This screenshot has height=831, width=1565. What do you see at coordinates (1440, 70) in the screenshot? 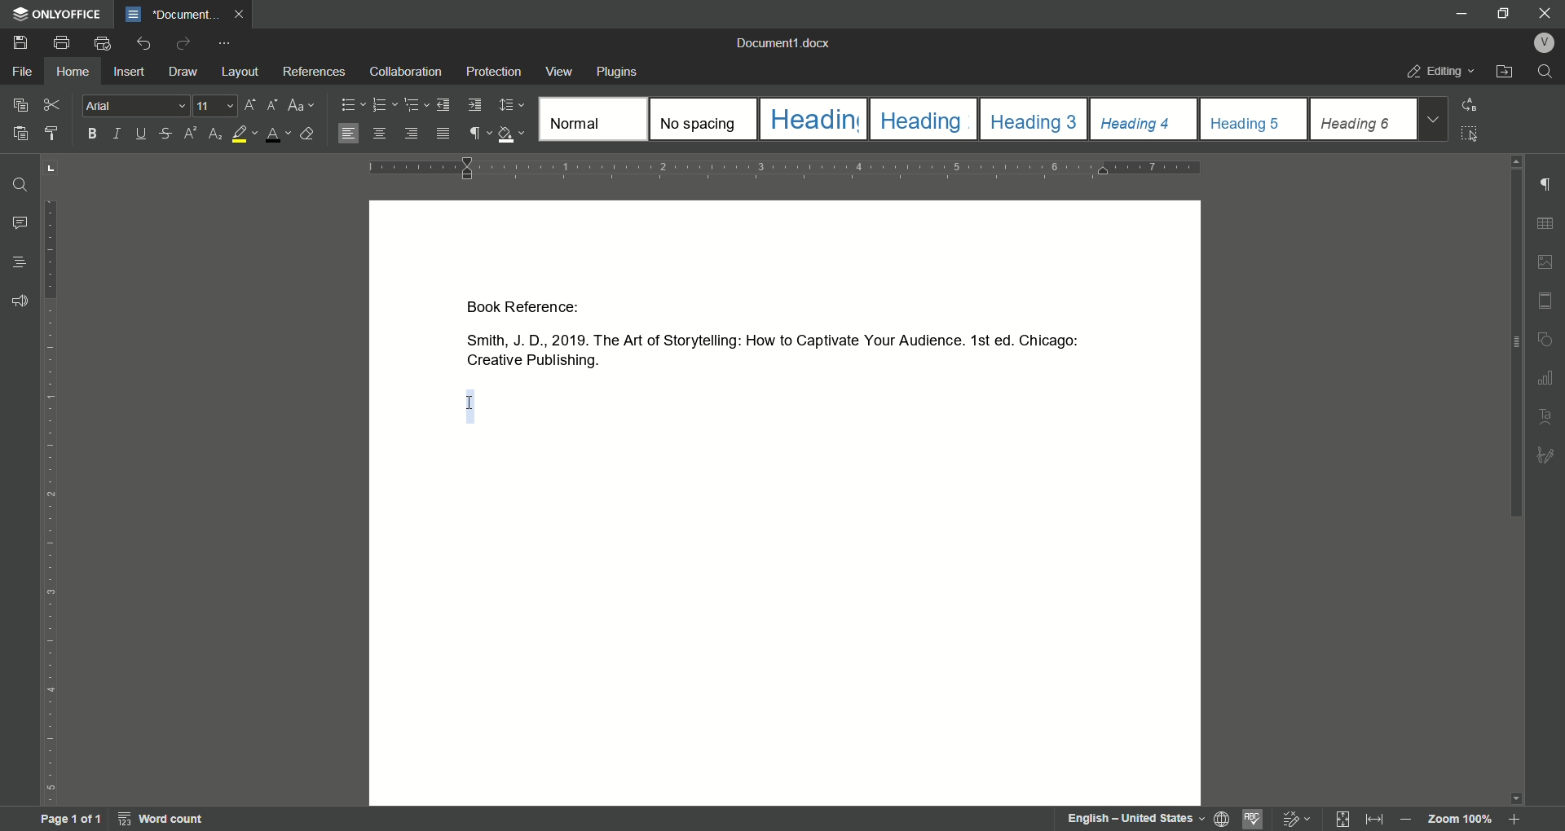
I see `editing` at bounding box center [1440, 70].